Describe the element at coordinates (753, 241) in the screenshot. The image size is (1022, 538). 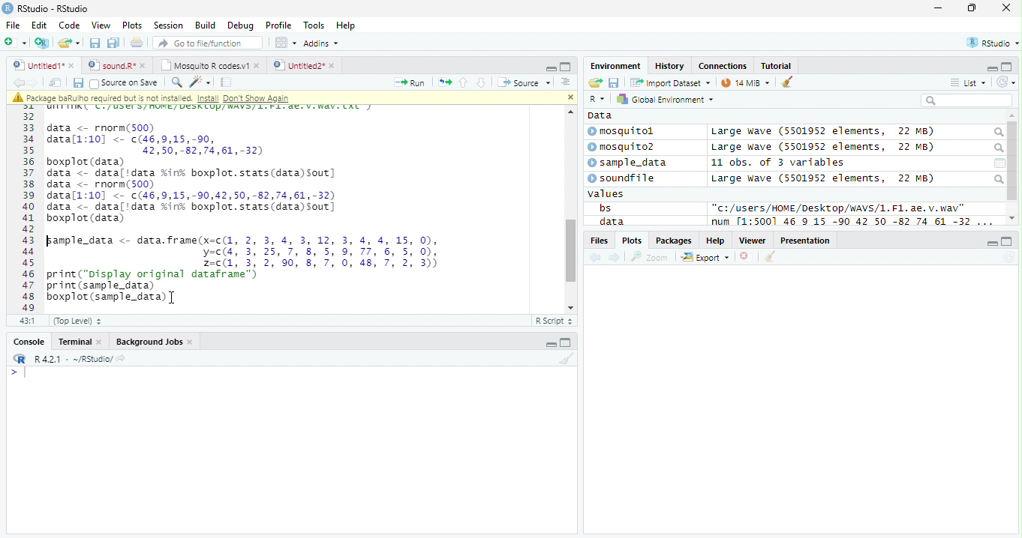
I see `Viewer` at that location.